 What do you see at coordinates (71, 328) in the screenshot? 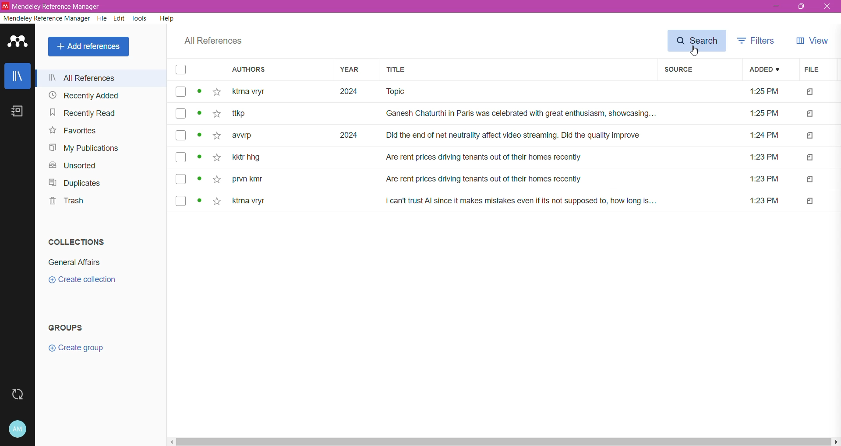
I see `Groups` at bounding box center [71, 328].